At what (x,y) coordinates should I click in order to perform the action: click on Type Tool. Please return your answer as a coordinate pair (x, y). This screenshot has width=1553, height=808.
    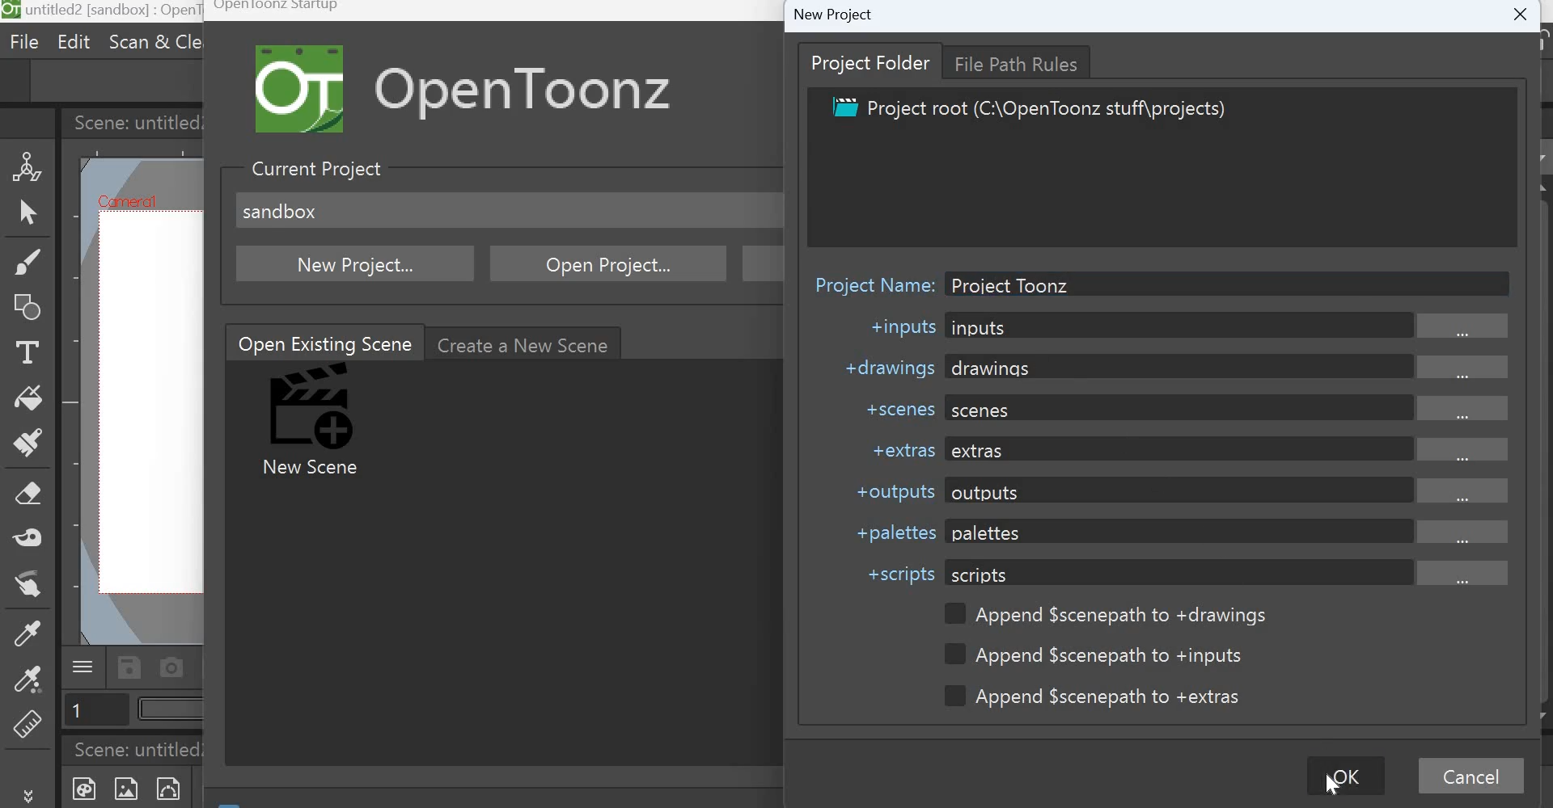
    Looking at the image, I should click on (25, 355).